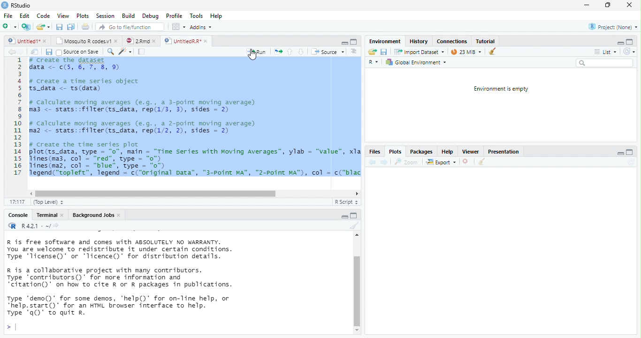 The image size is (641, 338). What do you see at coordinates (345, 217) in the screenshot?
I see `maximize` at bounding box center [345, 217].